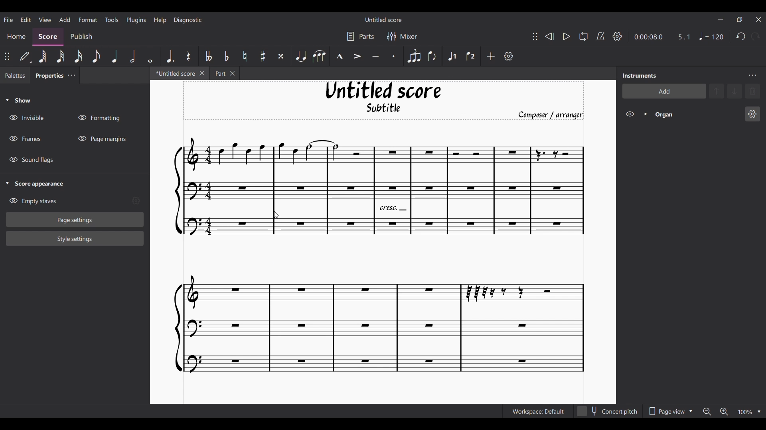 The image size is (766, 430). What do you see at coordinates (17, 36) in the screenshot?
I see `Home section` at bounding box center [17, 36].